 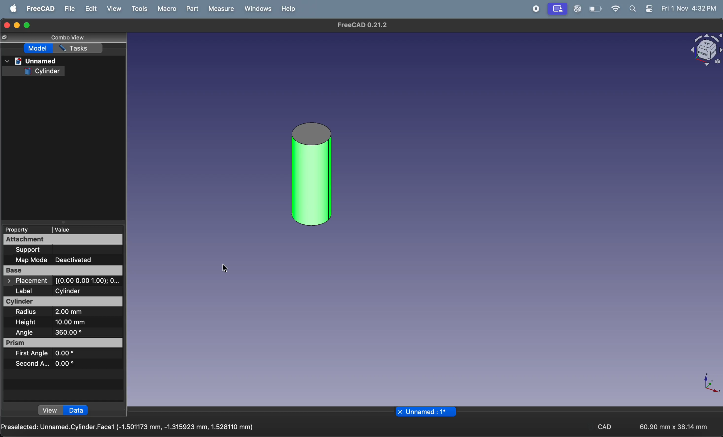 I want to click on attachment, so click(x=63, y=240).